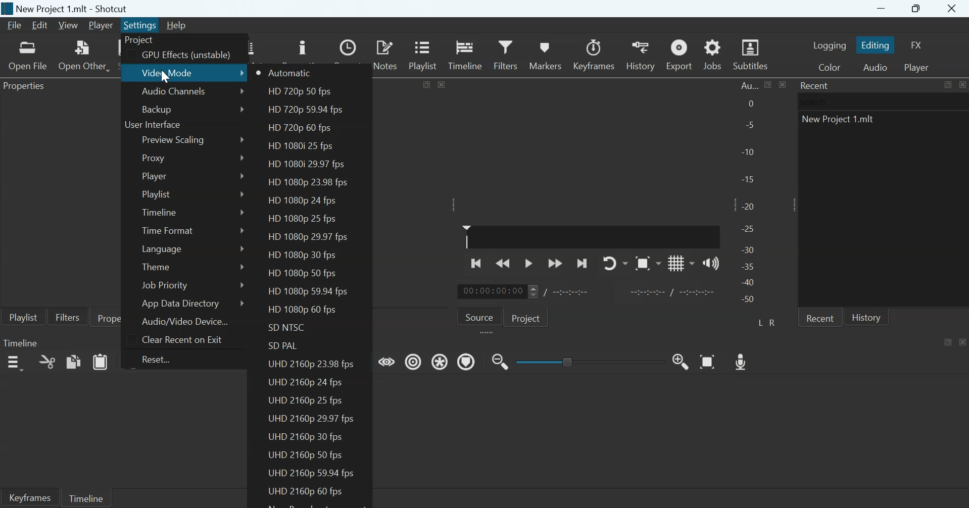 The image size is (969, 508). What do you see at coordinates (479, 316) in the screenshot?
I see `Source` at bounding box center [479, 316].